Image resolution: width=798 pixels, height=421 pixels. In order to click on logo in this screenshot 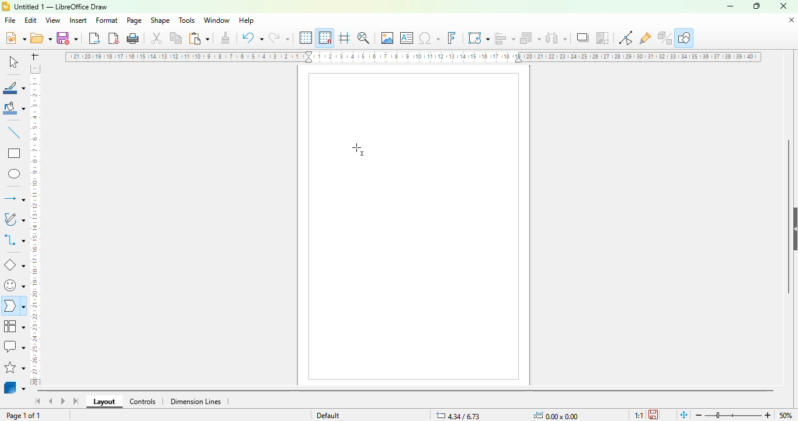, I will do `click(6, 6)`.